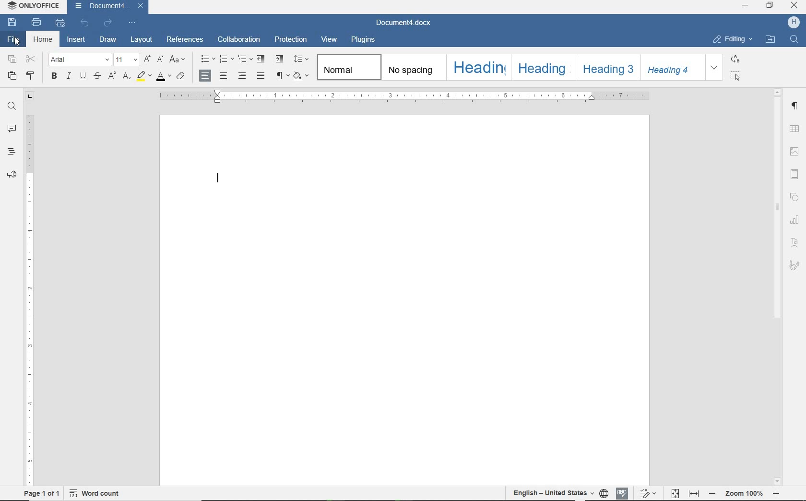 This screenshot has height=501, width=806. Describe the element at coordinates (545, 68) in the screenshot. I see `Heading 2` at that location.